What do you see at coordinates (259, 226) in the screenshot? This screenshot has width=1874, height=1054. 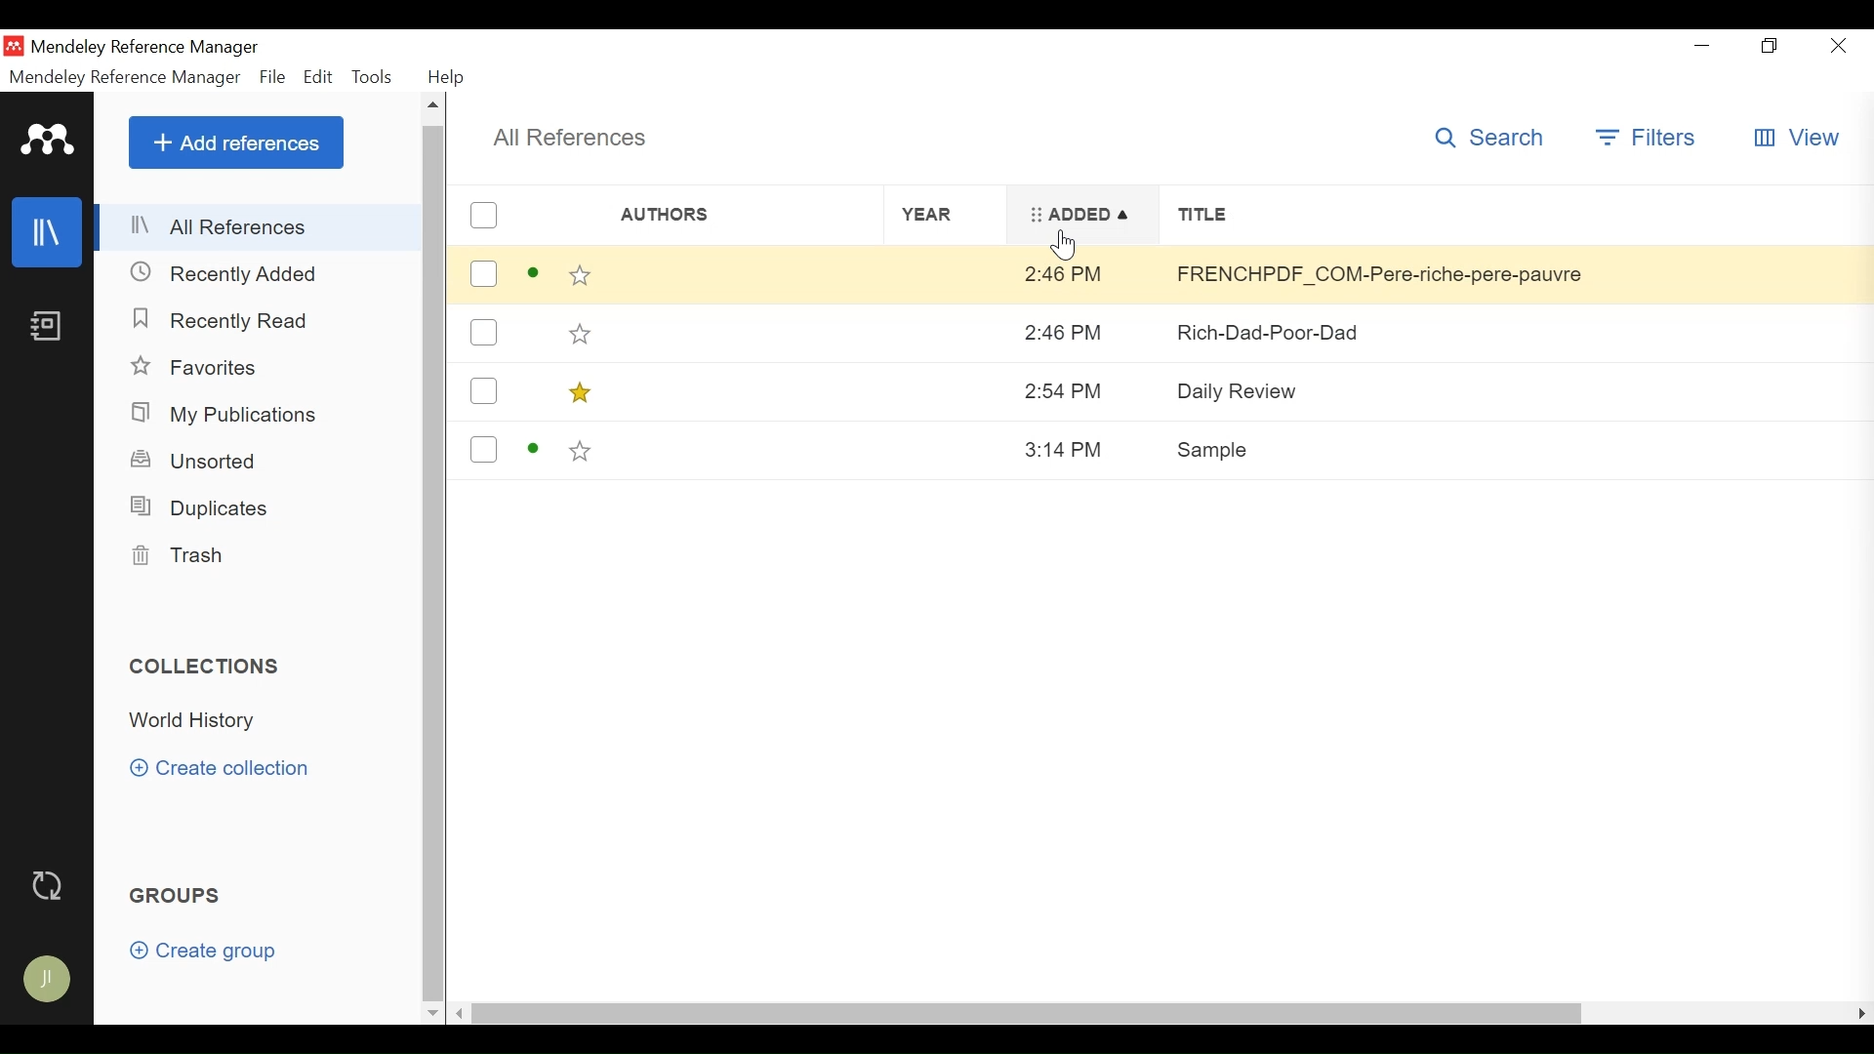 I see `All References` at bounding box center [259, 226].